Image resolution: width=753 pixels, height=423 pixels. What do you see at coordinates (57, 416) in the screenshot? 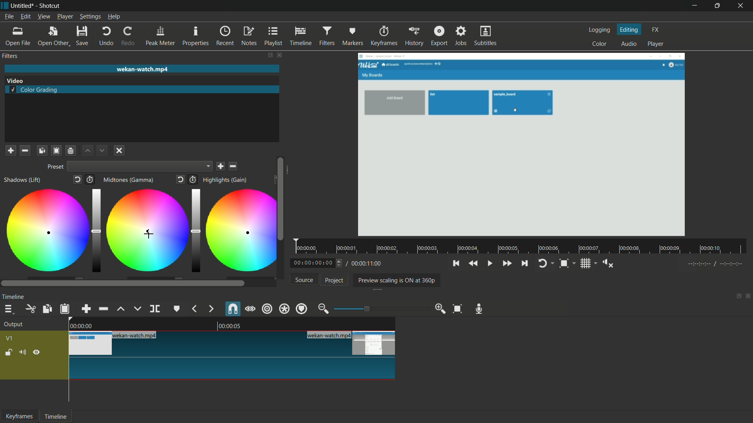
I see `timeline` at bounding box center [57, 416].